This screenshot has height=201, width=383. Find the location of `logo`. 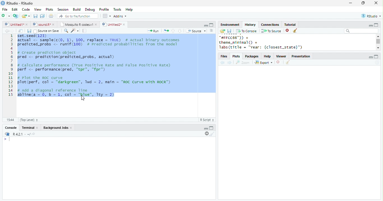

logo is located at coordinates (3, 3).